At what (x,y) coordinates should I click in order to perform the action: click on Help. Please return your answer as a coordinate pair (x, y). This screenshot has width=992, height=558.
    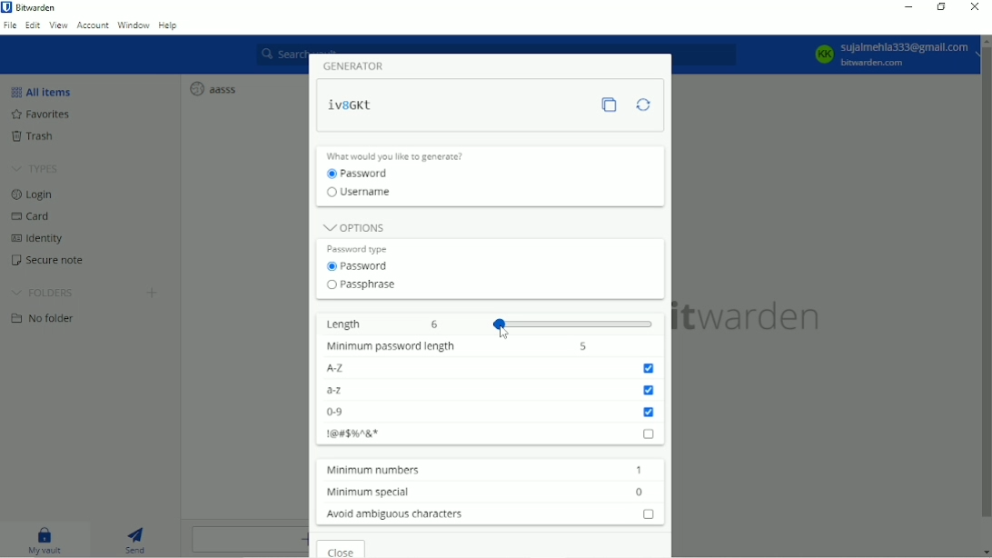
    Looking at the image, I should click on (168, 26).